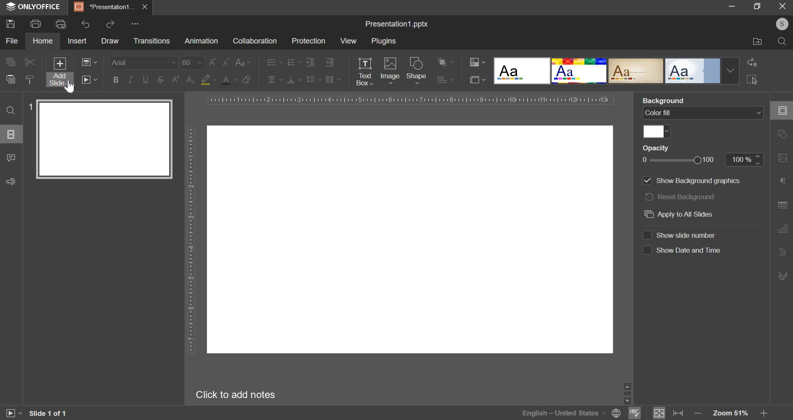 This screenshot has width=793, height=420. What do you see at coordinates (60, 72) in the screenshot?
I see `add slide` at bounding box center [60, 72].